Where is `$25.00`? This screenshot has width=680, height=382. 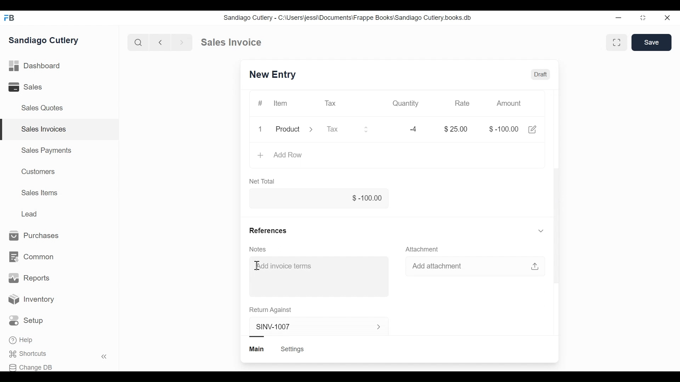 $25.00 is located at coordinates (456, 129).